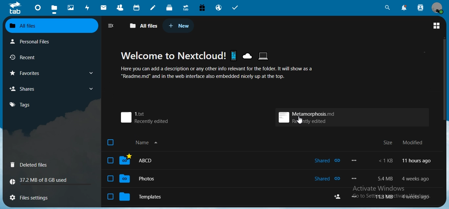 The height and width of the screenshot is (209, 449). What do you see at coordinates (151, 143) in the screenshot?
I see `name` at bounding box center [151, 143].